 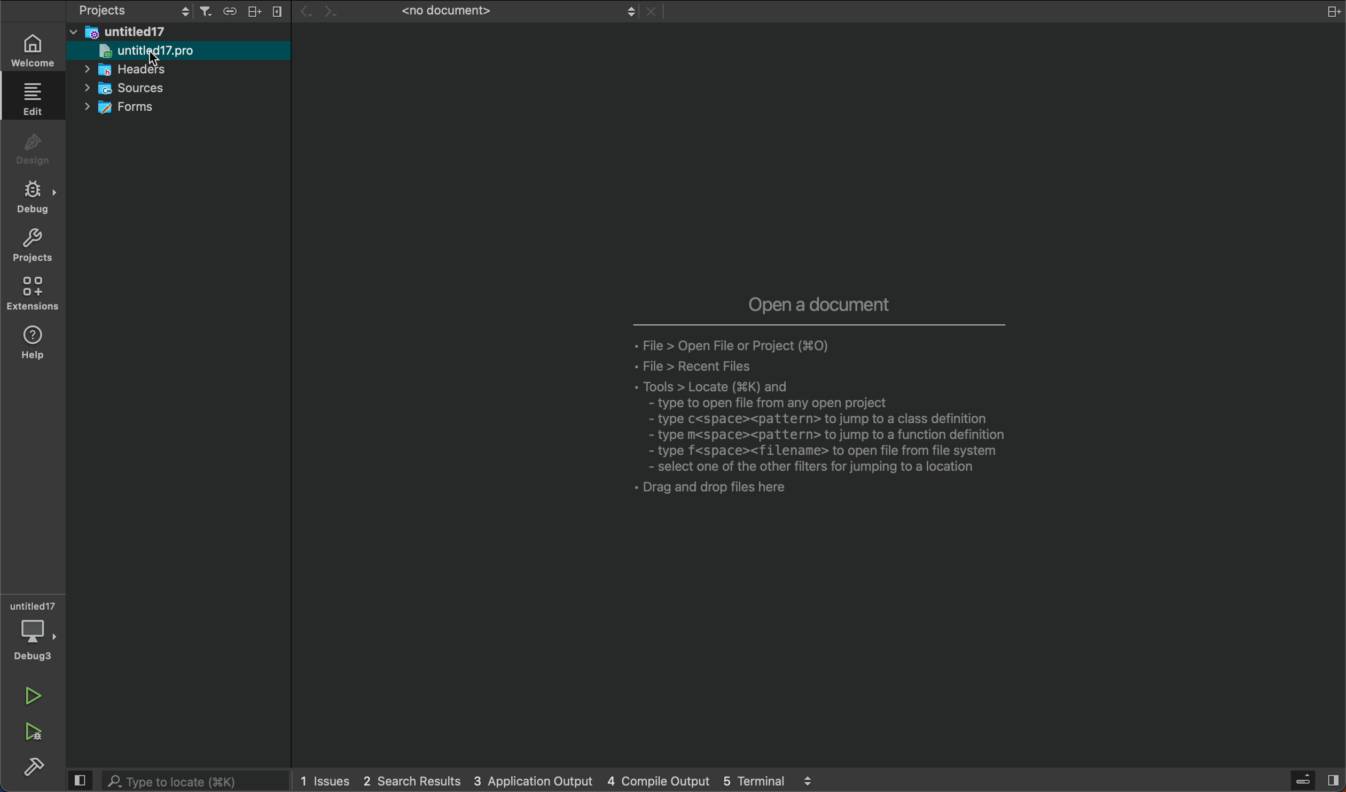 I want to click on edit, so click(x=36, y=103).